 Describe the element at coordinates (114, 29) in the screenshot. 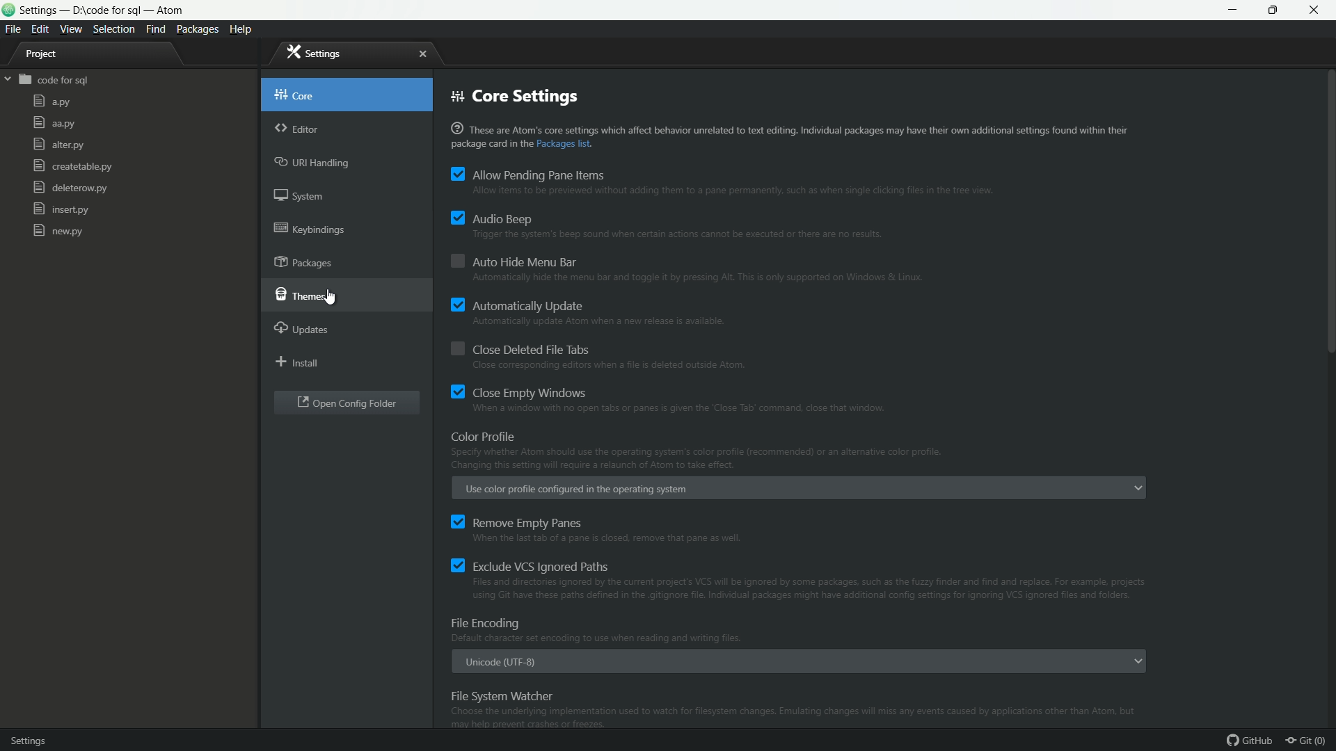

I see `selection menu` at that location.